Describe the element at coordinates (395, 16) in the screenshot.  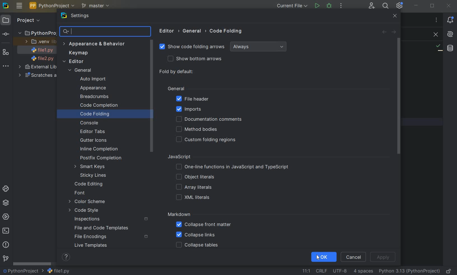
I see `CLOSE` at that location.